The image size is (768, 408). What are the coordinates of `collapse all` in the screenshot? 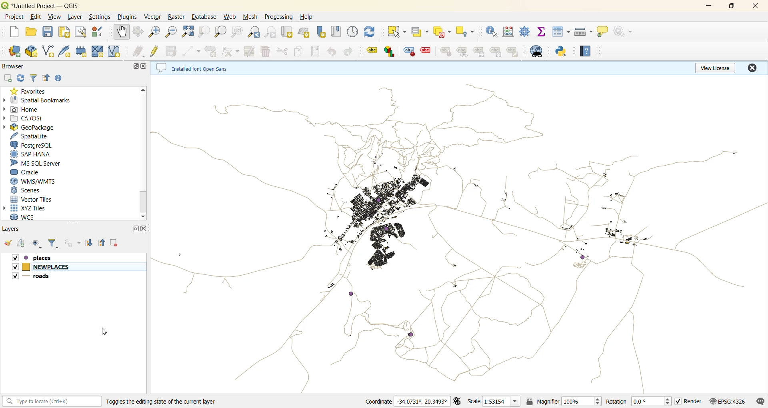 It's located at (102, 242).